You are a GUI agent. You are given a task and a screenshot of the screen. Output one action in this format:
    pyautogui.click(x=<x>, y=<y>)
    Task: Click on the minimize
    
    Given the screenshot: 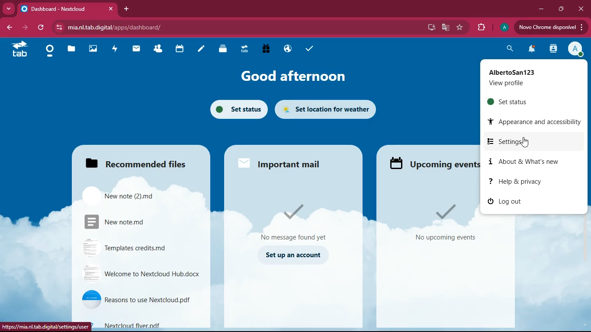 What is the action you would take?
    pyautogui.click(x=540, y=11)
    